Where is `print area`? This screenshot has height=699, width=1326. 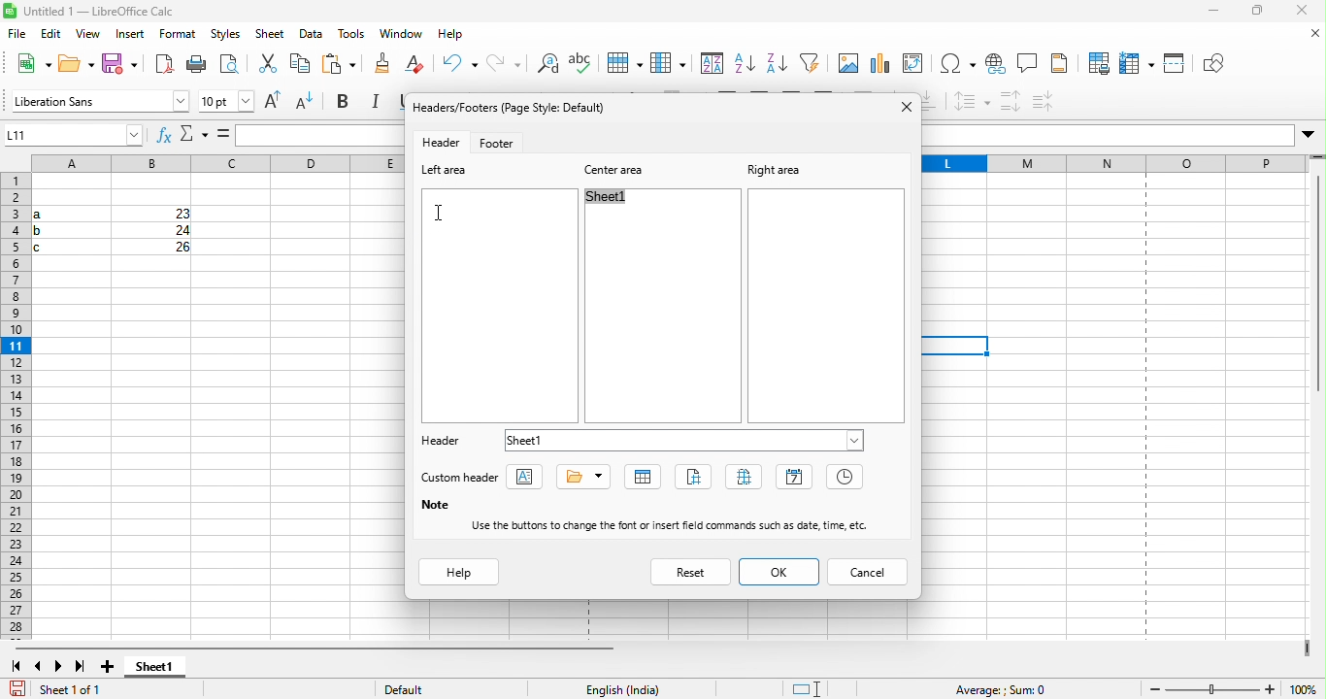
print area is located at coordinates (1093, 64).